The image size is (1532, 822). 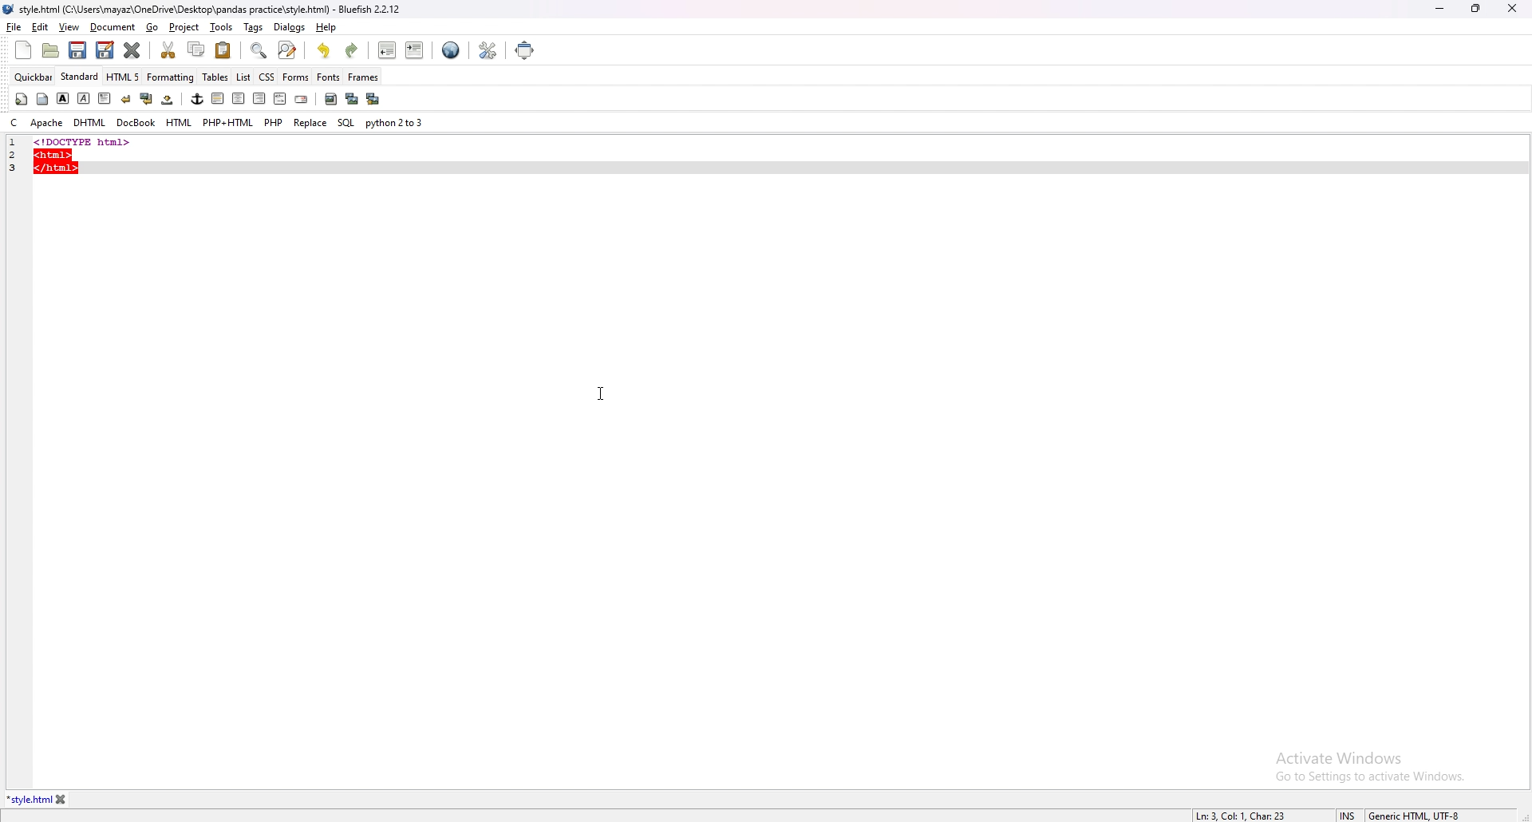 What do you see at coordinates (1439, 10) in the screenshot?
I see `minimize` at bounding box center [1439, 10].